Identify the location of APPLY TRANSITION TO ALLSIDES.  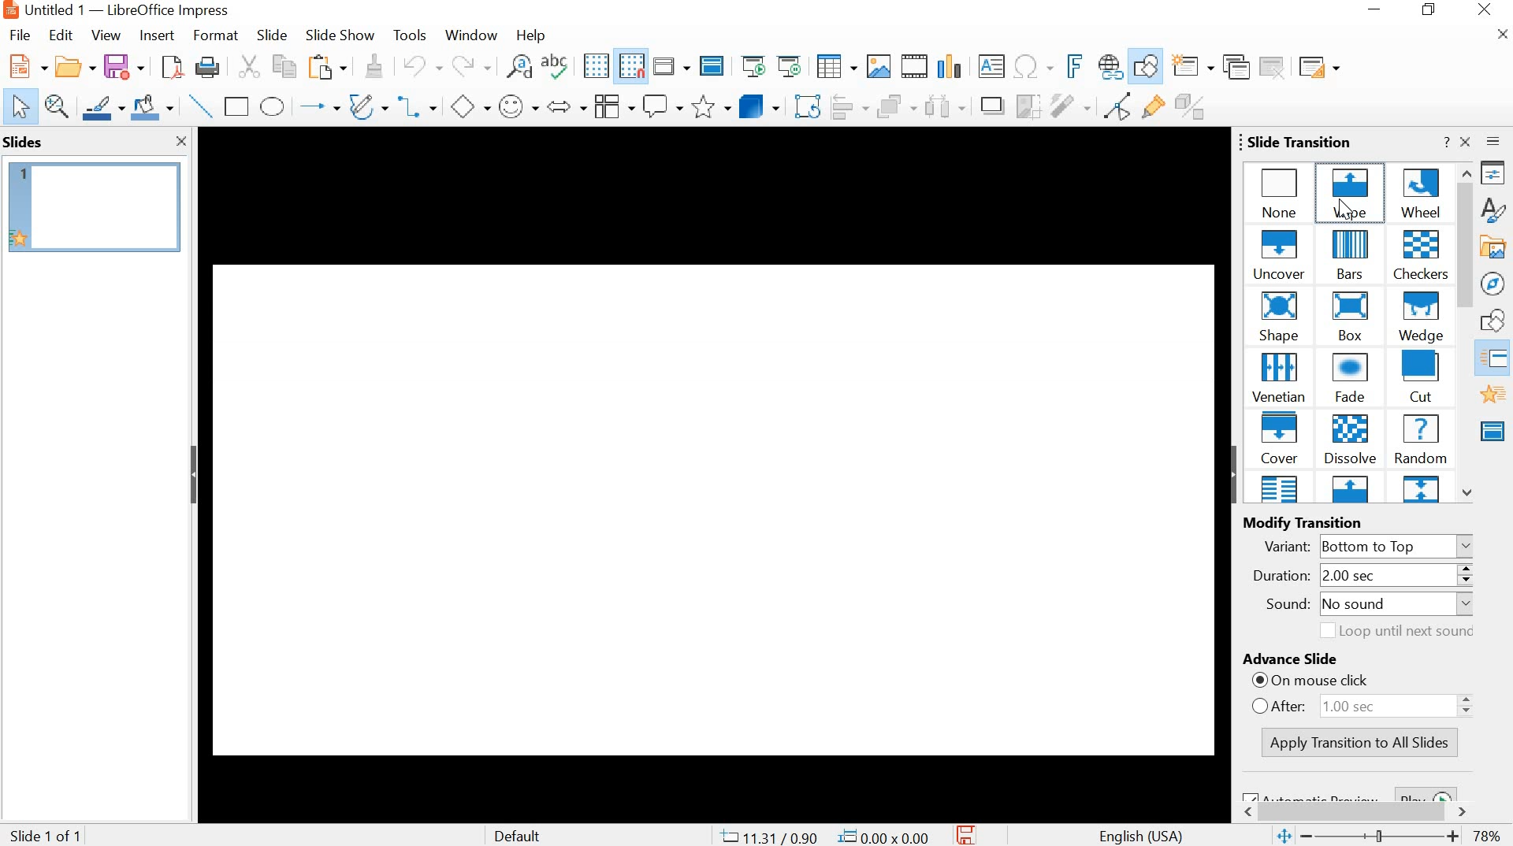
(1362, 743).